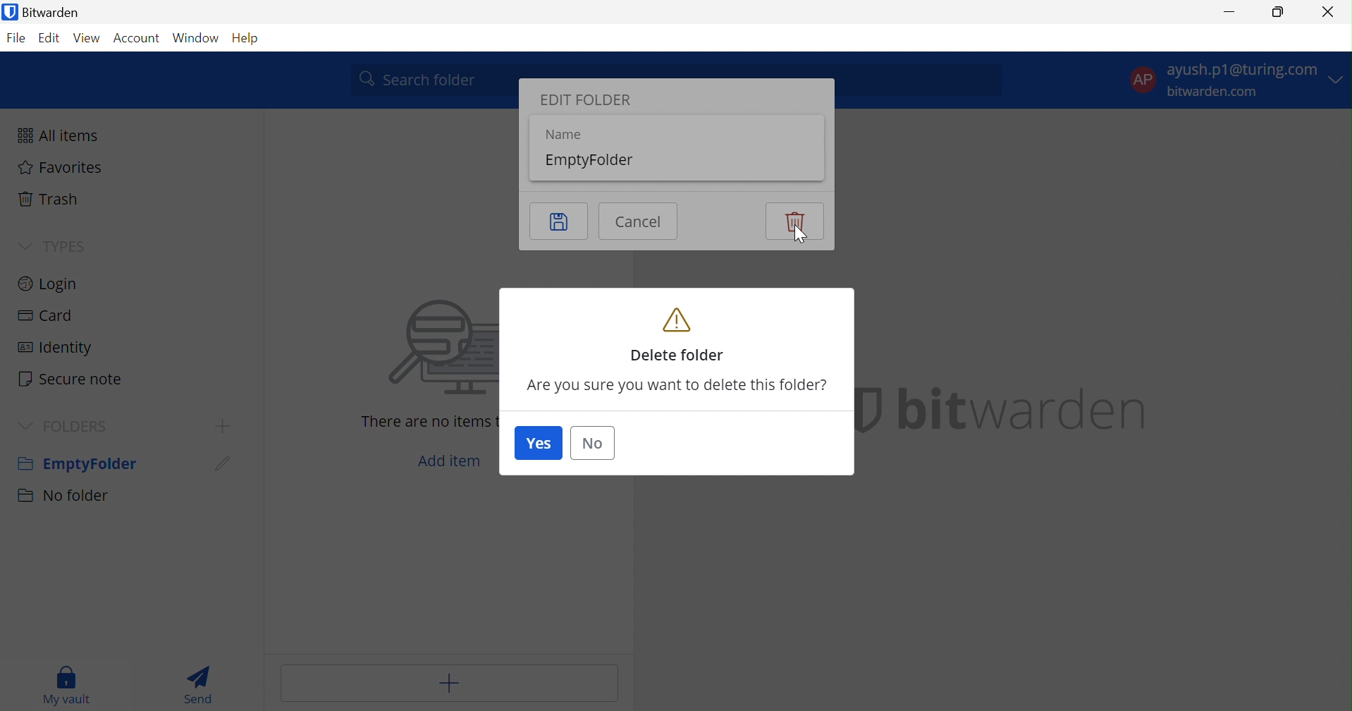 This screenshot has height=711, width=1352. Describe the element at coordinates (1026, 409) in the screenshot. I see `bitwarden` at that location.